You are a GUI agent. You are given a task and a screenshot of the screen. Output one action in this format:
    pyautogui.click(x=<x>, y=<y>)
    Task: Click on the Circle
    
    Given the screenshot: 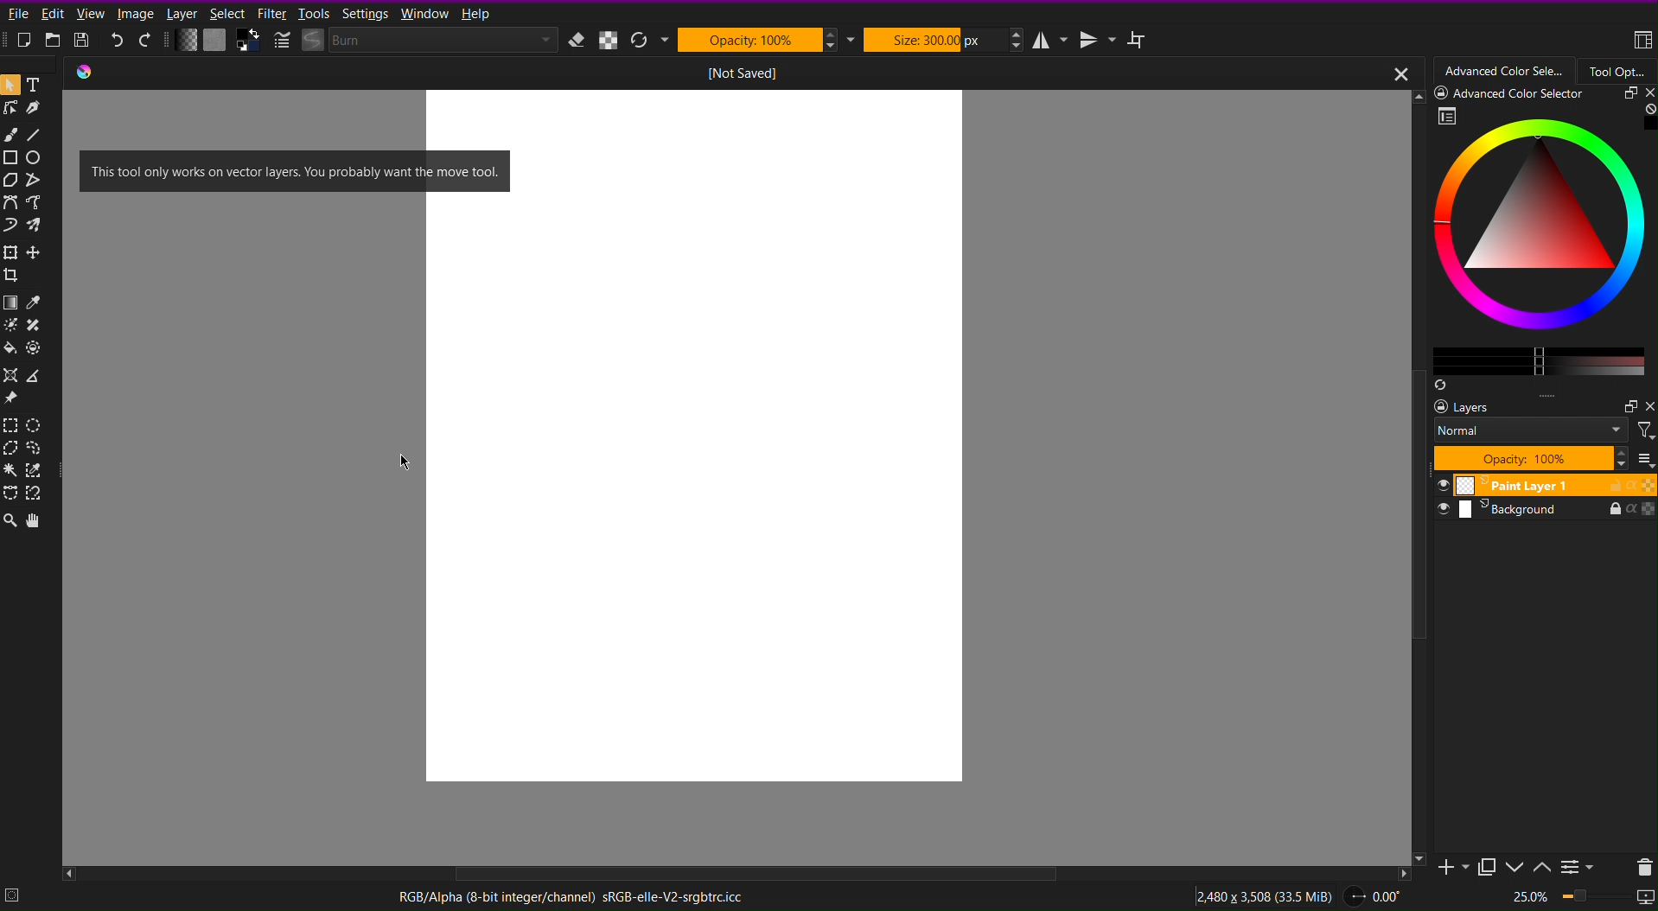 What is the action you would take?
    pyautogui.click(x=39, y=158)
    